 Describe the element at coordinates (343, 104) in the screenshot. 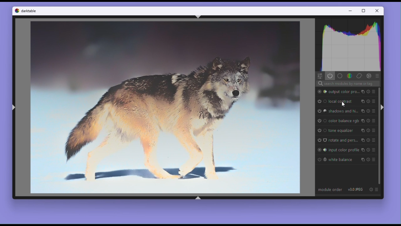

I see `cursor` at that location.